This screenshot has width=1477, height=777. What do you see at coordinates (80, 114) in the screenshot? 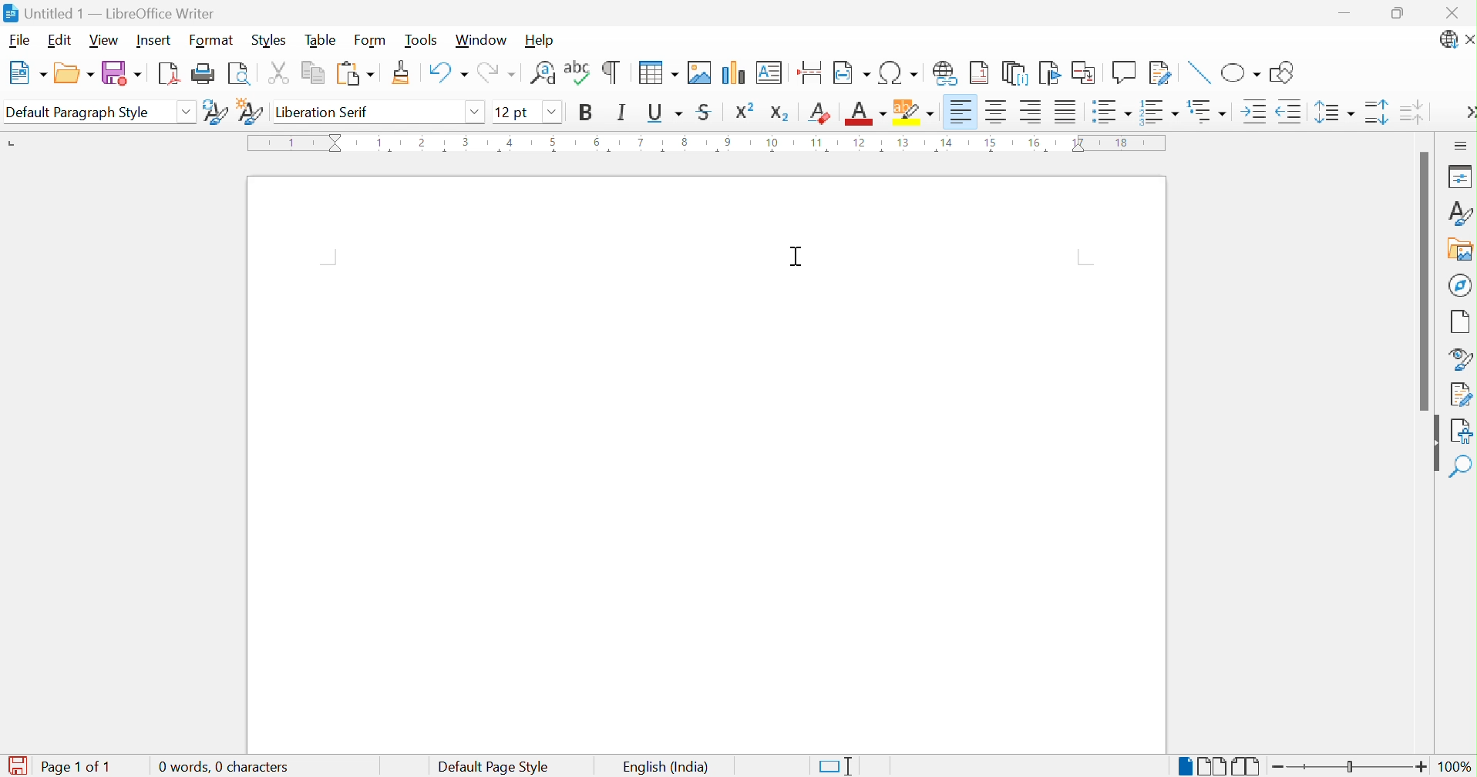
I see `Default paragraph style` at bounding box center [80, 114].